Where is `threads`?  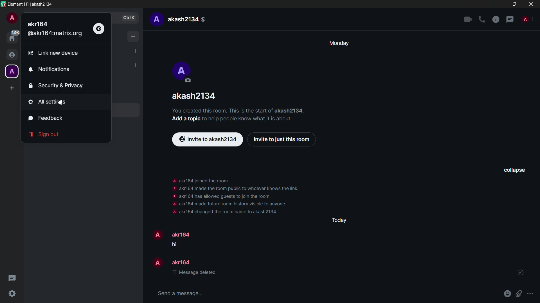
threads is located at coordinates (510, 20).